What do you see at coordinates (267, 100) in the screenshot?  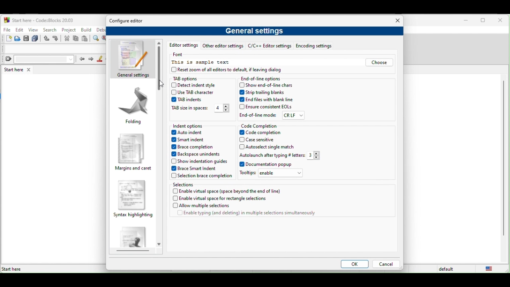 I see `end files with blank line` at bounding box center [267, 100].